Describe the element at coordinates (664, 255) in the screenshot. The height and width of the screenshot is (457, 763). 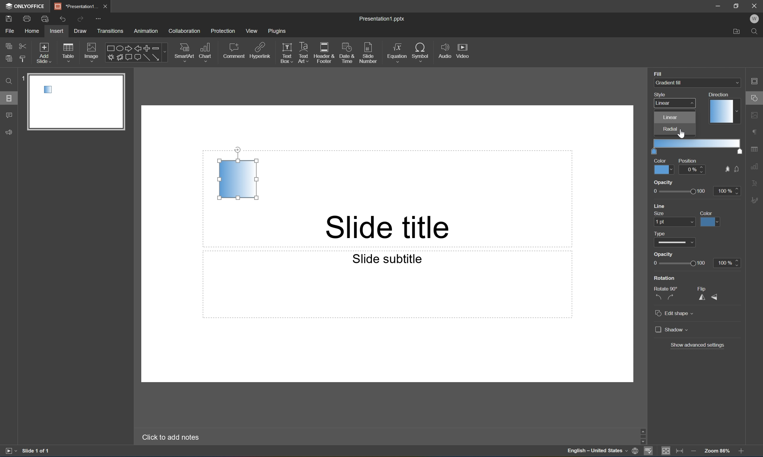
I see `Opacity` at that location.